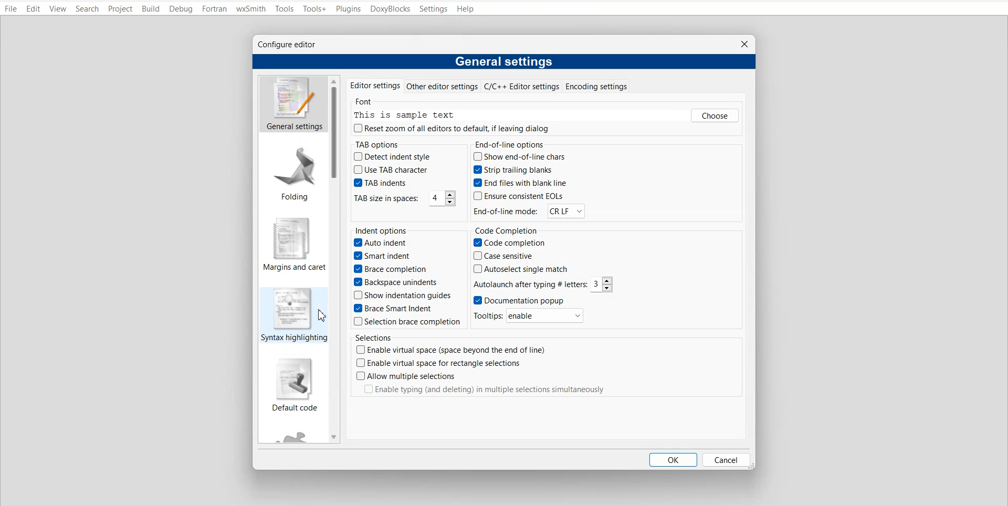 The image size is (1008, 506). Describe the element at coordinates (744, 43) in the screenshot. I see `Close` at that location.